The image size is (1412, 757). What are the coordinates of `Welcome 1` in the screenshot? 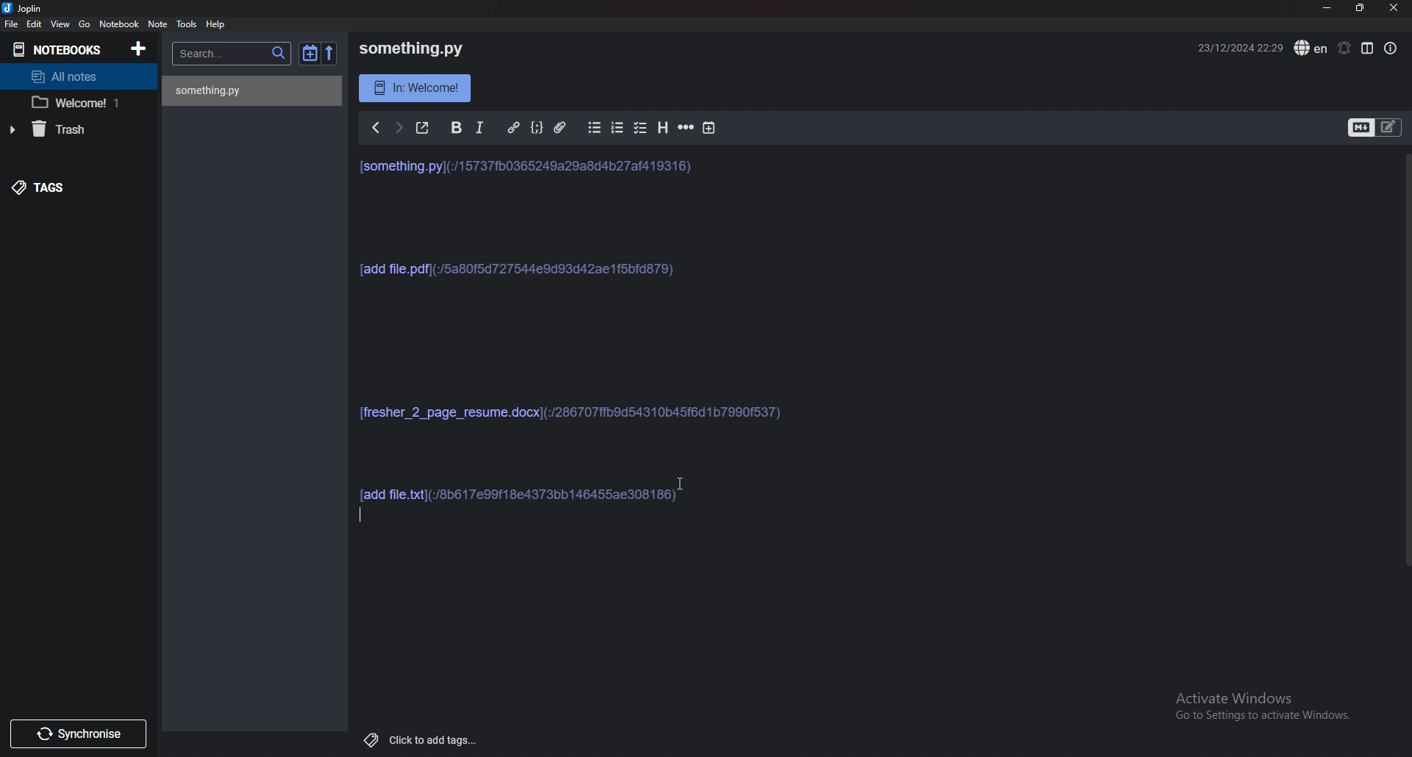 It's located at (71, 103).